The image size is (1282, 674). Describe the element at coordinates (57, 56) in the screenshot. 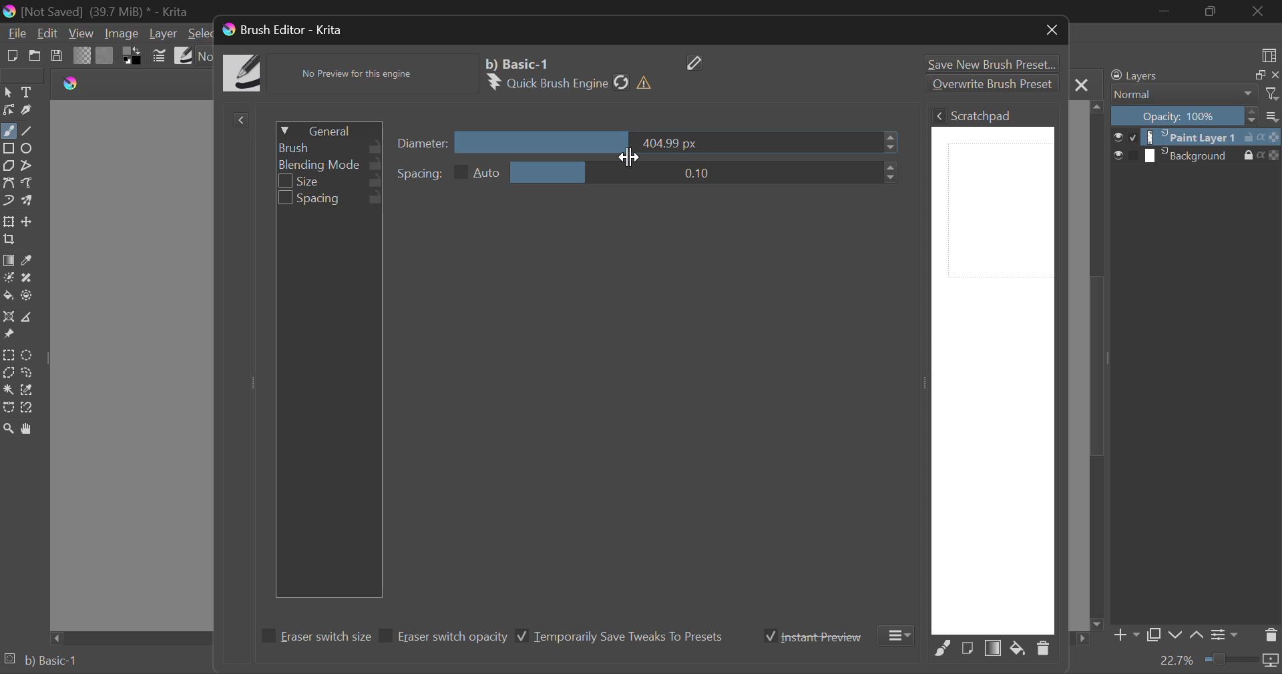

I see `Save` at that location.